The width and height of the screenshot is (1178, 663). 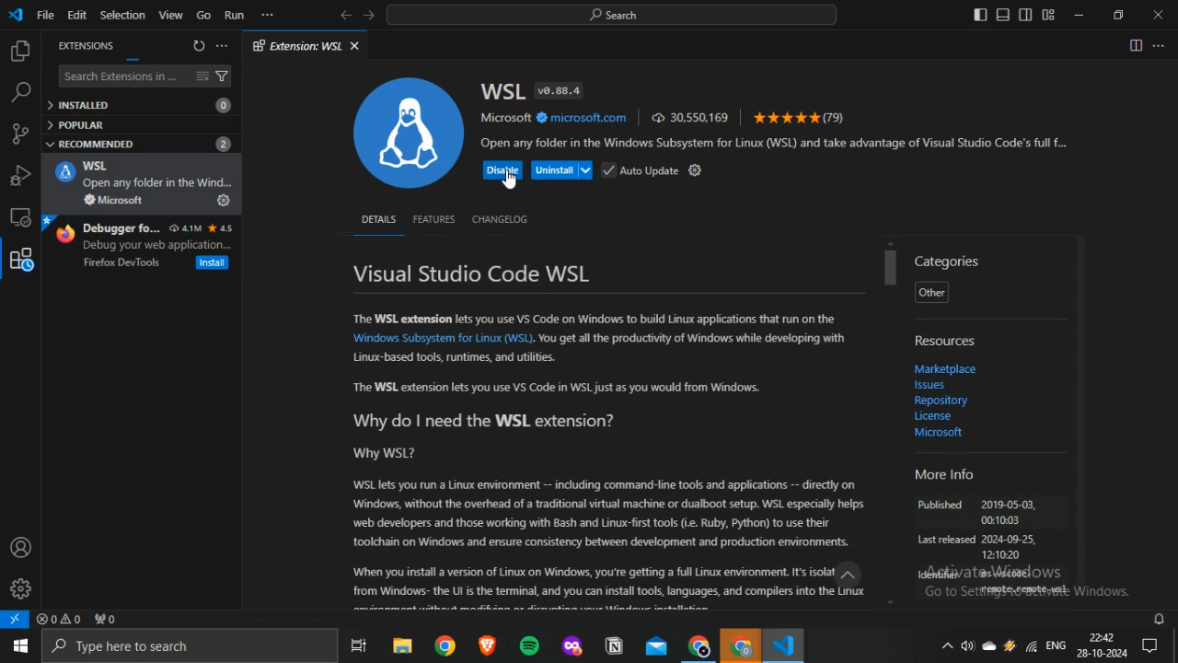 What do you see at coordinates (45, 15) in the screenshot?
I see `File` at bounding box center [45, 15].